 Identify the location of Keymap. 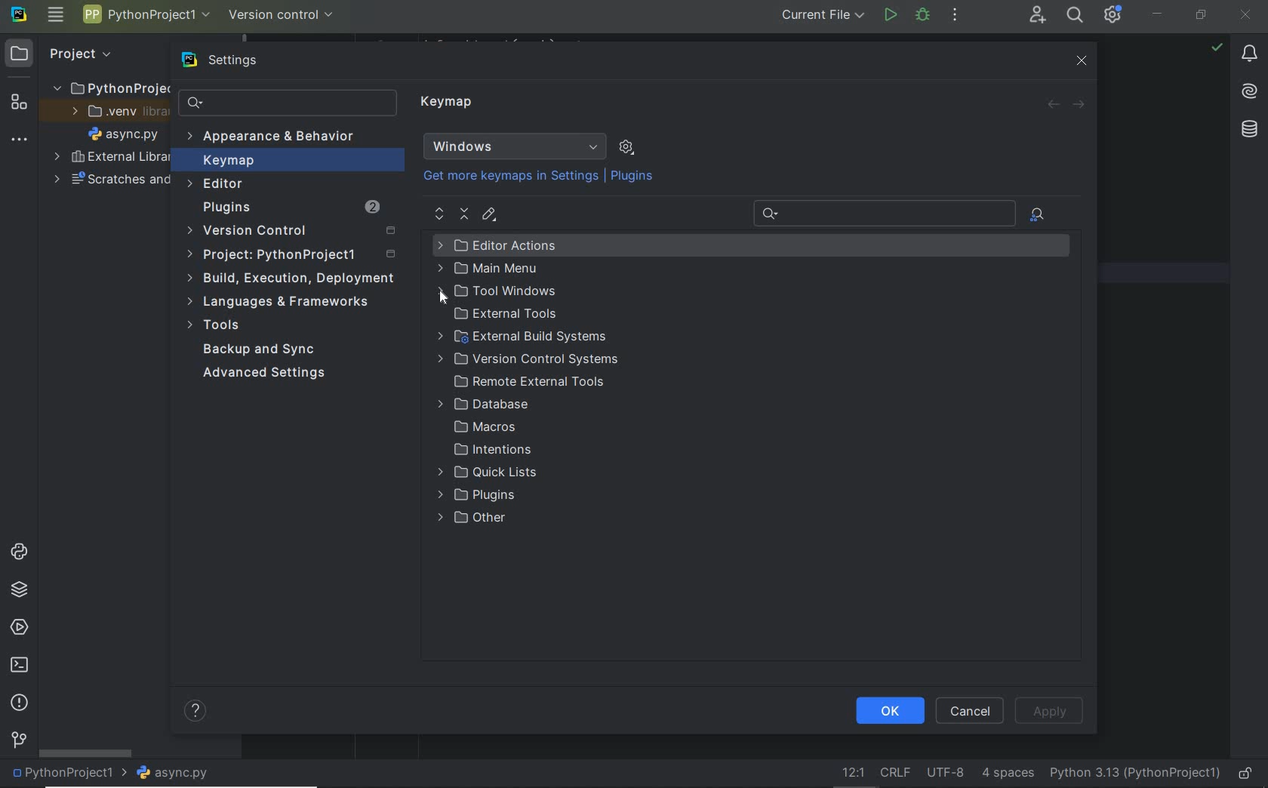
(288, 160).